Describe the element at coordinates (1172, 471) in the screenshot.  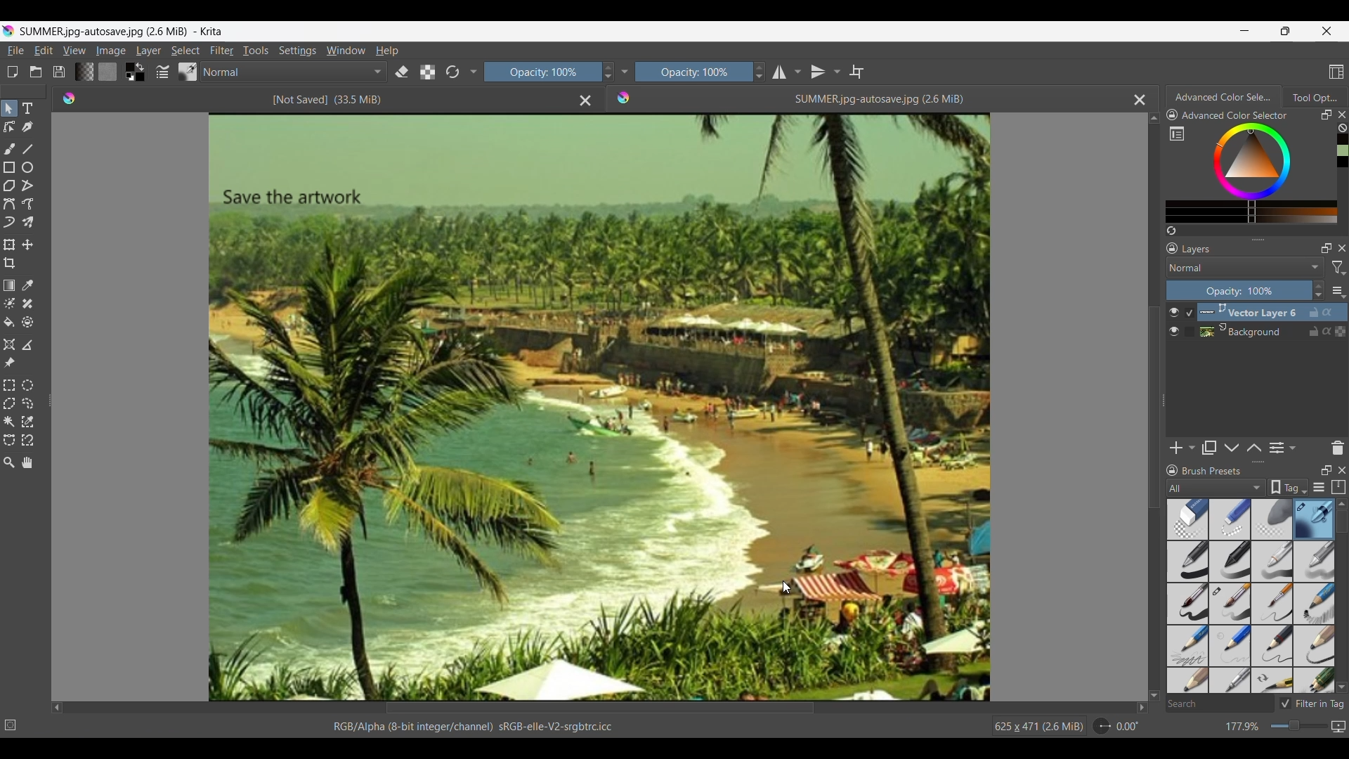
I see `Lock Brush presets panel` at that location.